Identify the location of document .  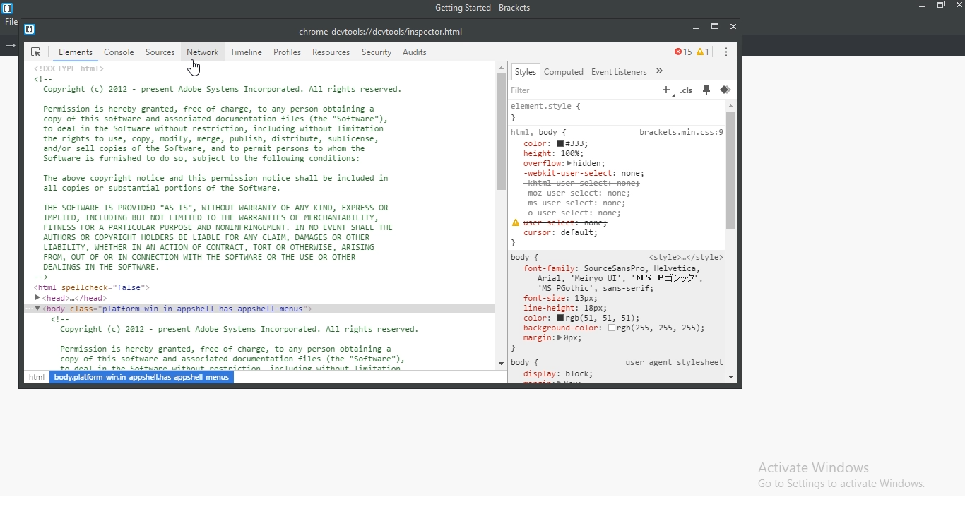
(255, 217).